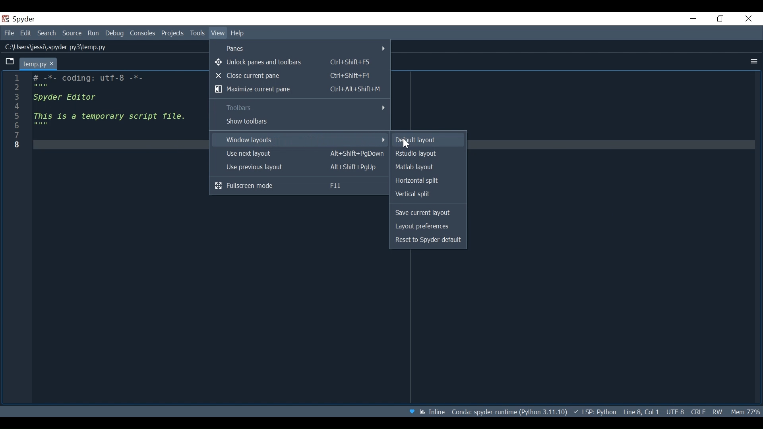 The image size is (763, 429). Describe the element at coordinates (299, 122) in the screenshot. I see `Show toolbars` at that location.